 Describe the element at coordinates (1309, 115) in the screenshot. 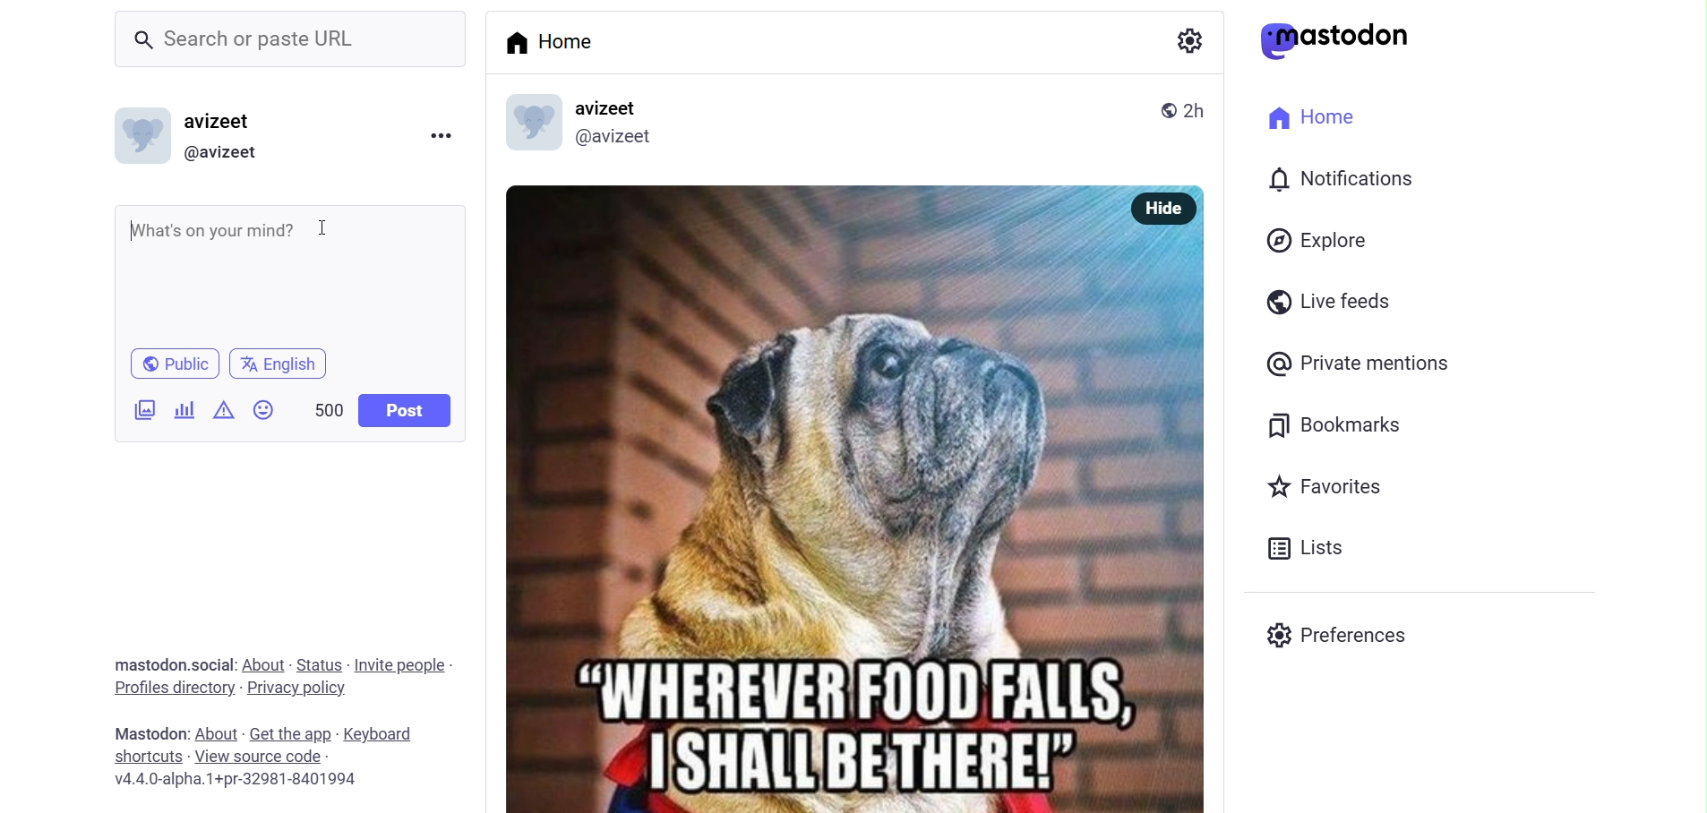

I see `Home` at that location.